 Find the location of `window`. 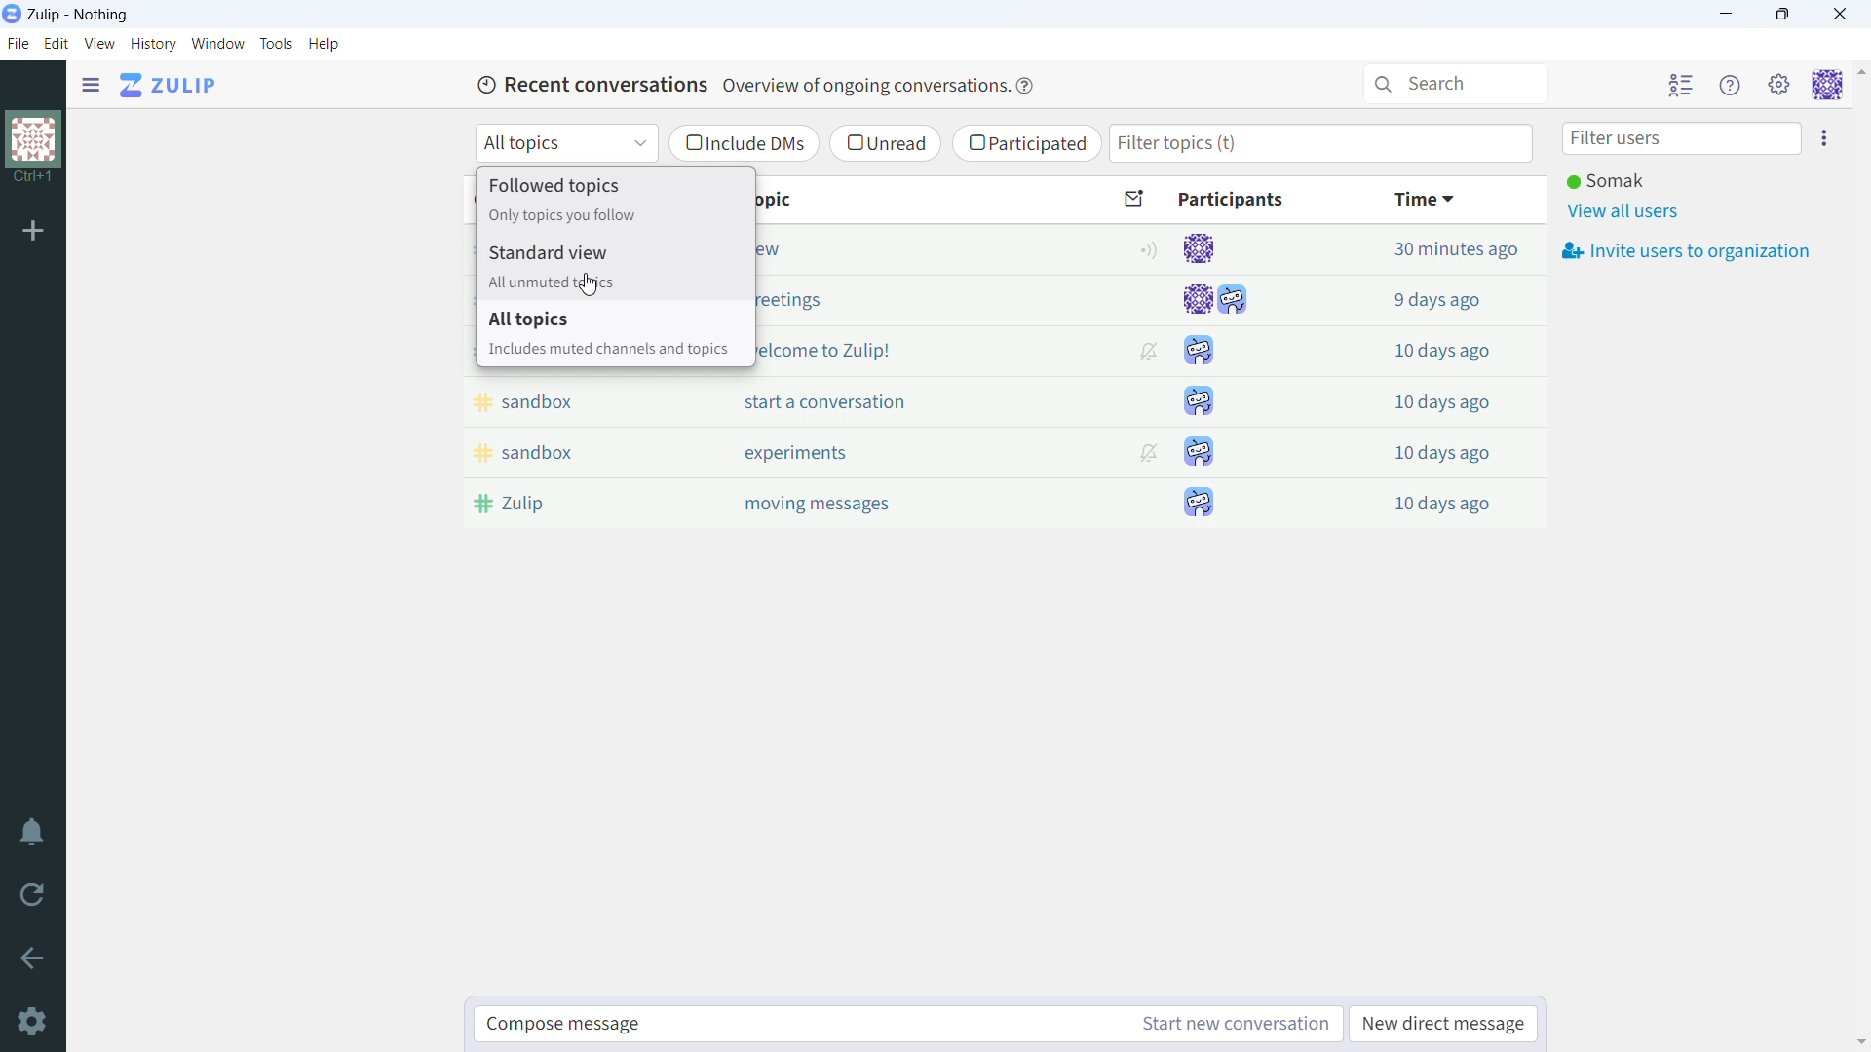

window is located at coordinates (218, 44).